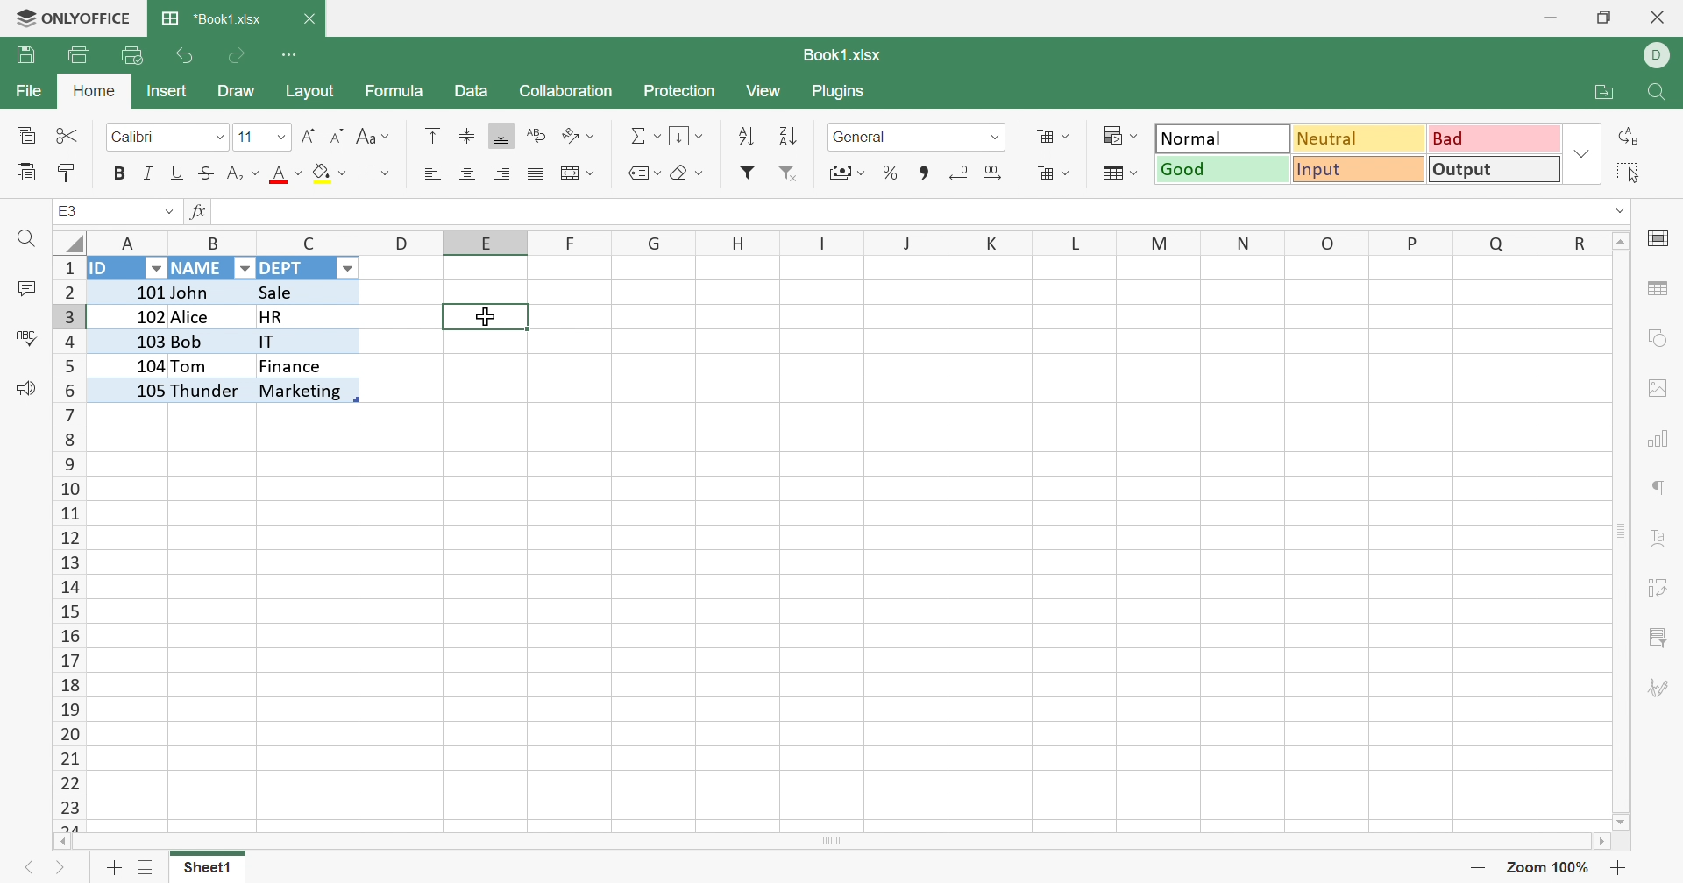 This screenshot has width=1683, height=883. I want to click on Undo, so click(183, 56).